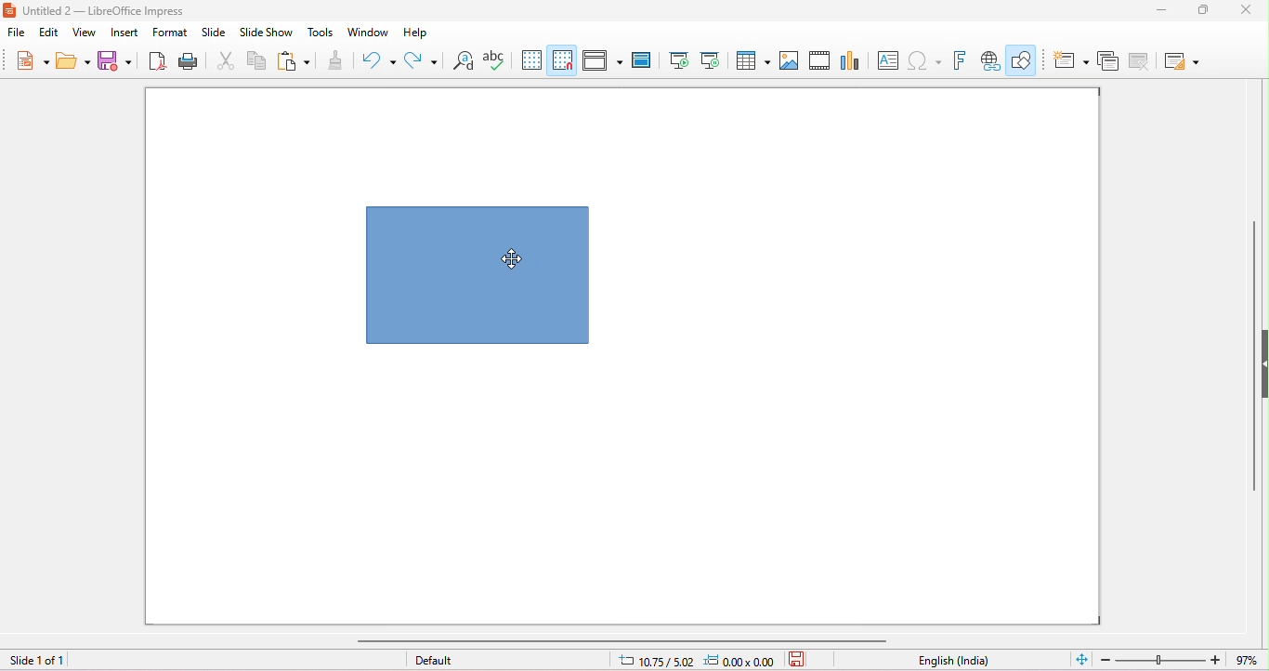 This screenshot has width=1269, height=671. Describe the element at coordinates (123, 32) in the screenshot. I see `insert` at that location.